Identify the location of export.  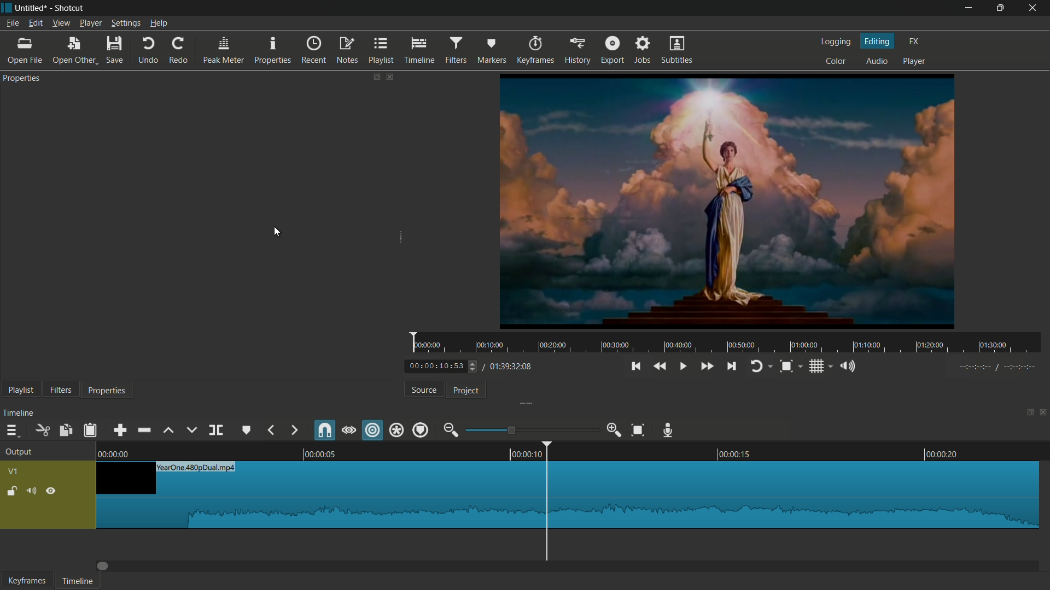
(614, 50).